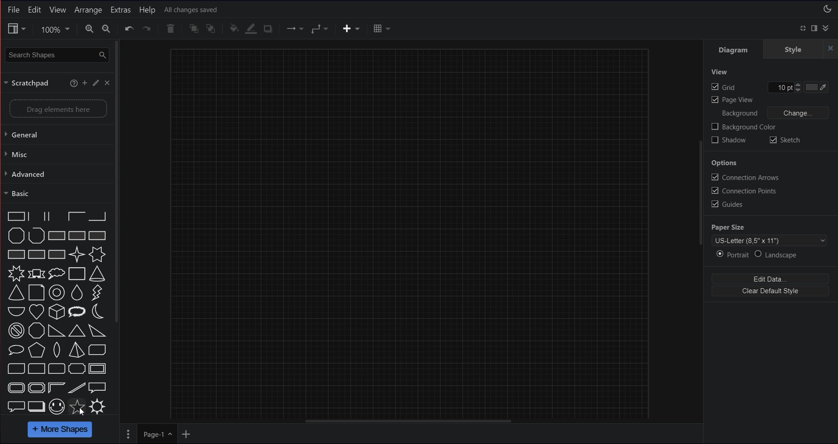 This screenshot has width=838, height=444. I want to click on Sketch, so click(786, 139).